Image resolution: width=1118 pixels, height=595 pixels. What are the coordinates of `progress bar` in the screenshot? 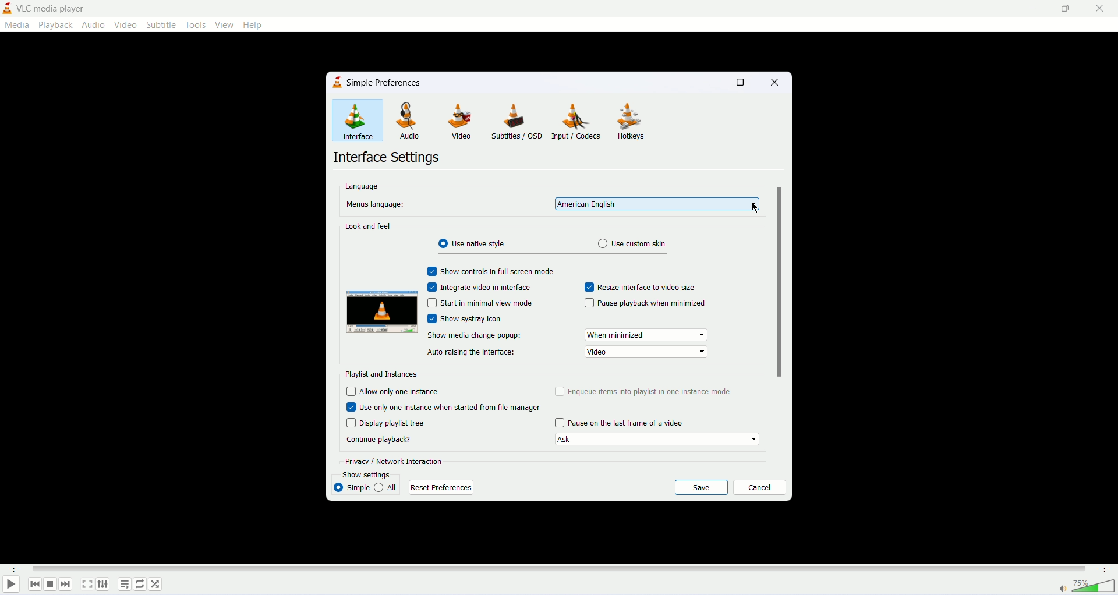 It's located at (562, 571).